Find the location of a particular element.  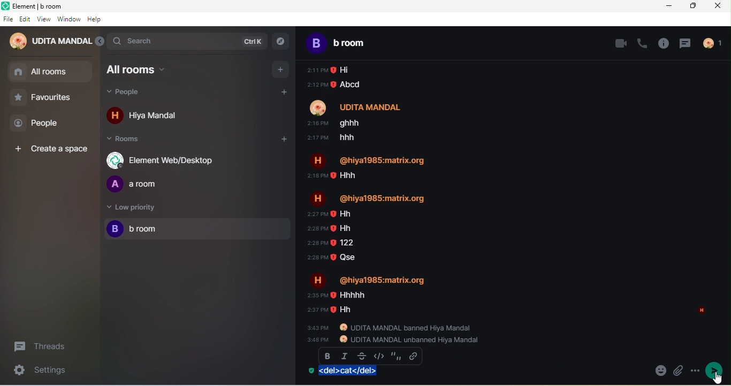

maximize is located at coordinates (696, 6).